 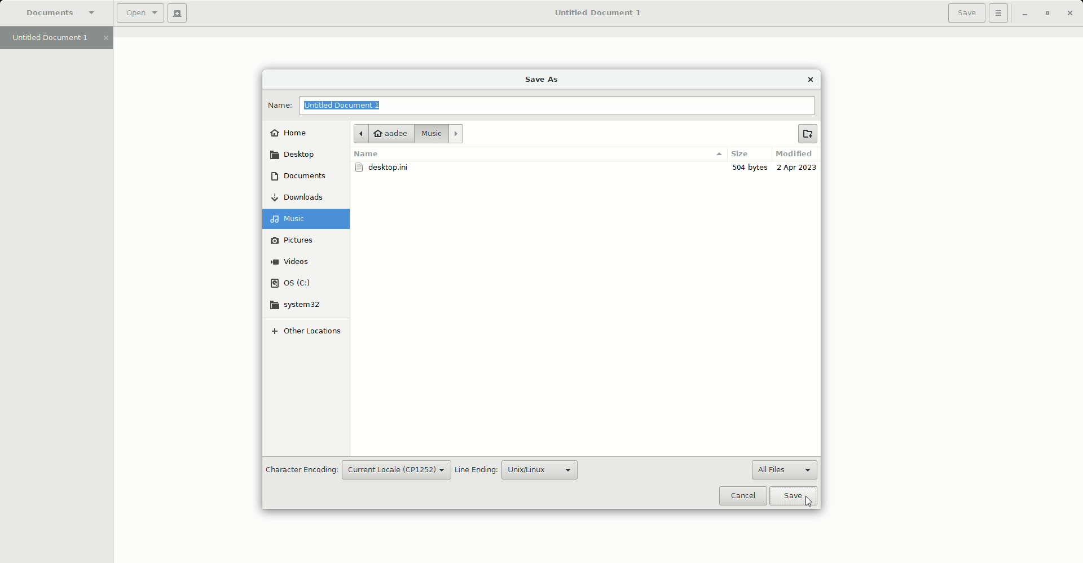 What do you see at coordinates (384, 168) in the screenshot?
I see `desktop.ini` at bounding box center [384, 168].